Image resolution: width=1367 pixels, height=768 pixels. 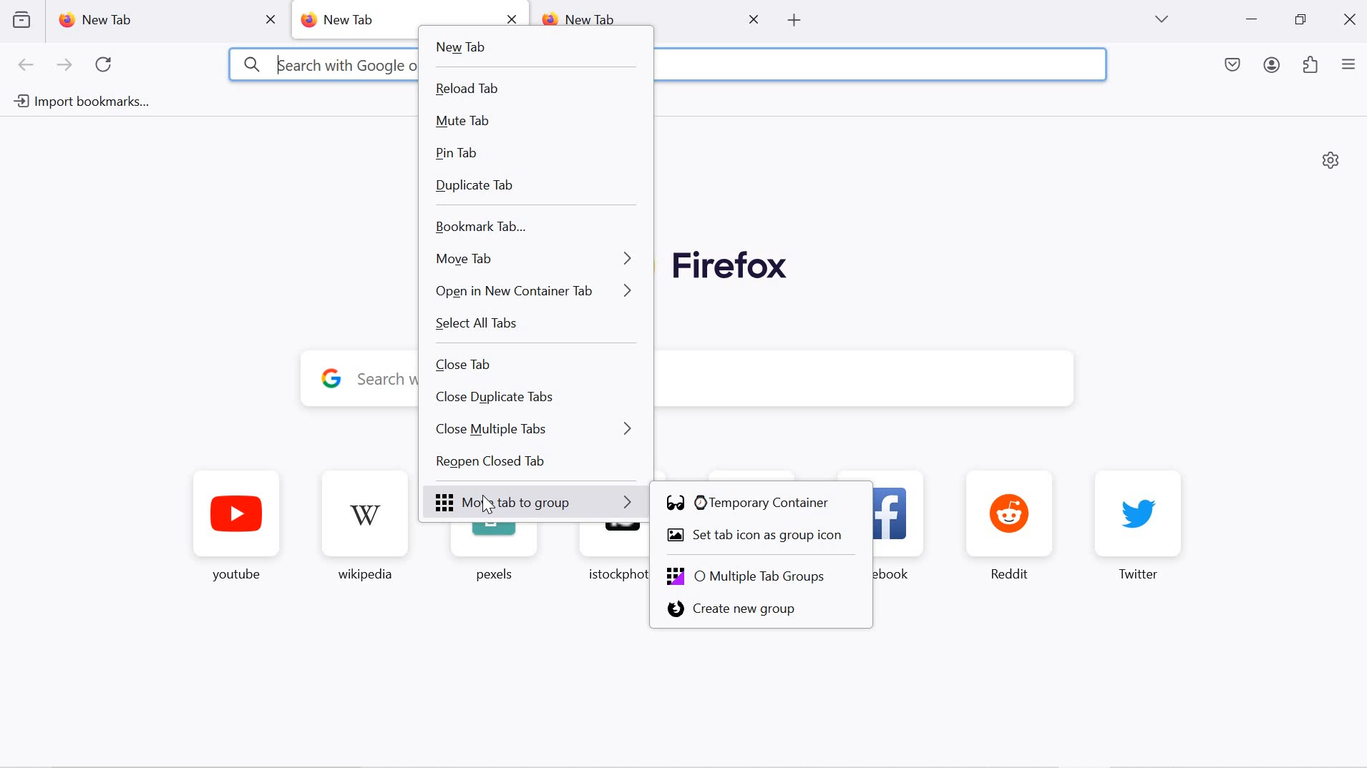 I want to click on personalize new tab, so click(x=1331, y=159).